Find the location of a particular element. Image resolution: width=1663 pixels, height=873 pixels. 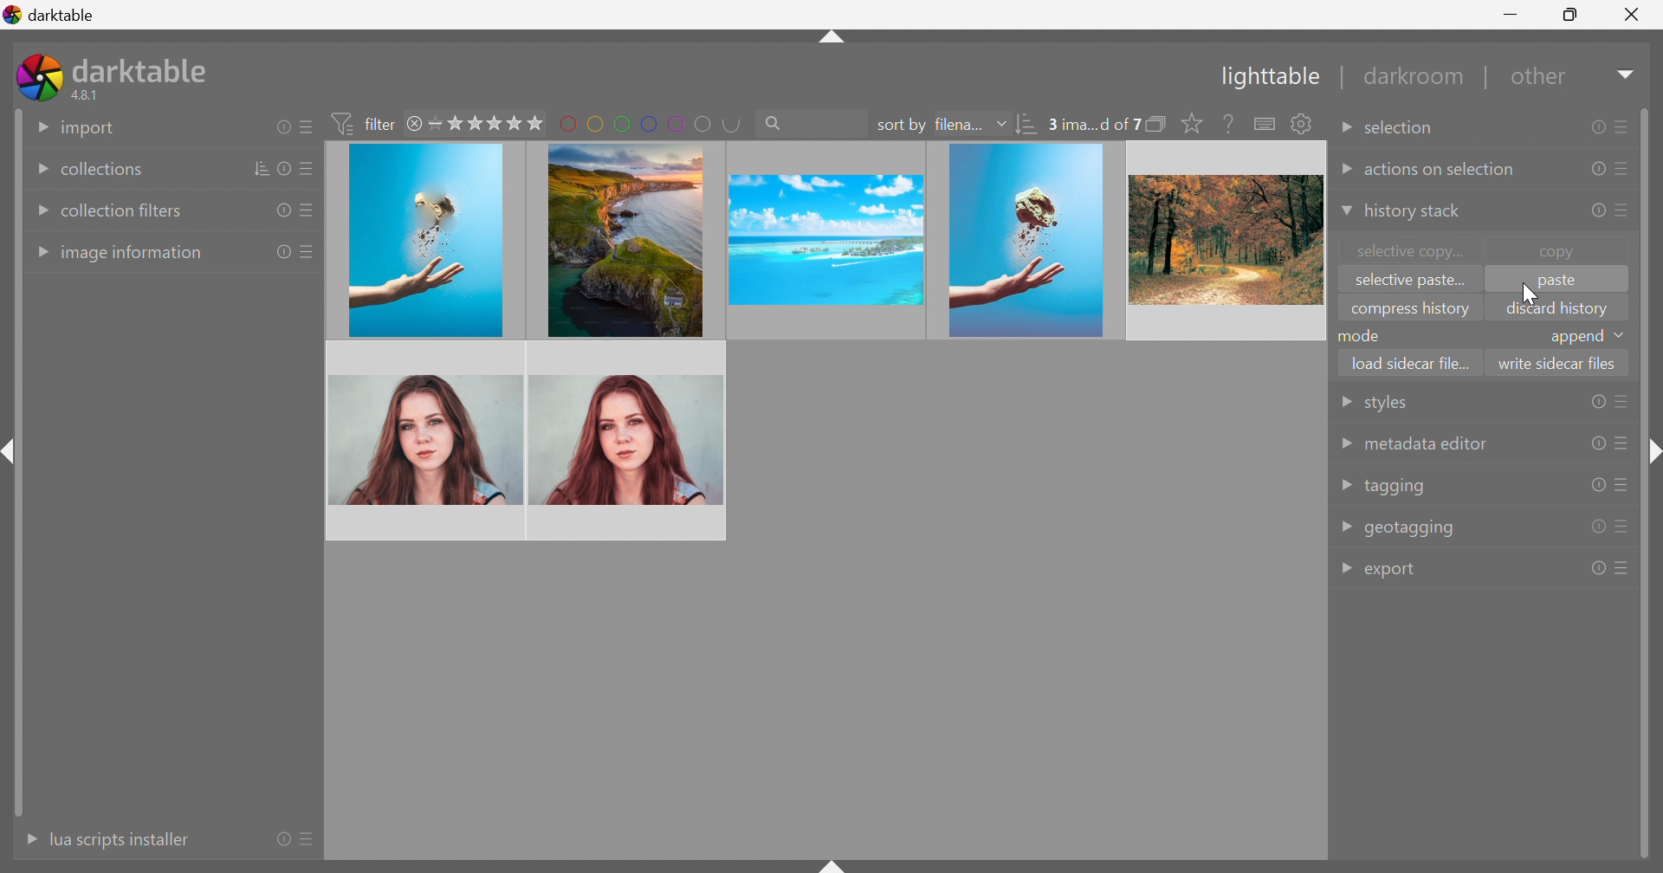

shift+ctrl+r is located at coordinates (1651, 455).